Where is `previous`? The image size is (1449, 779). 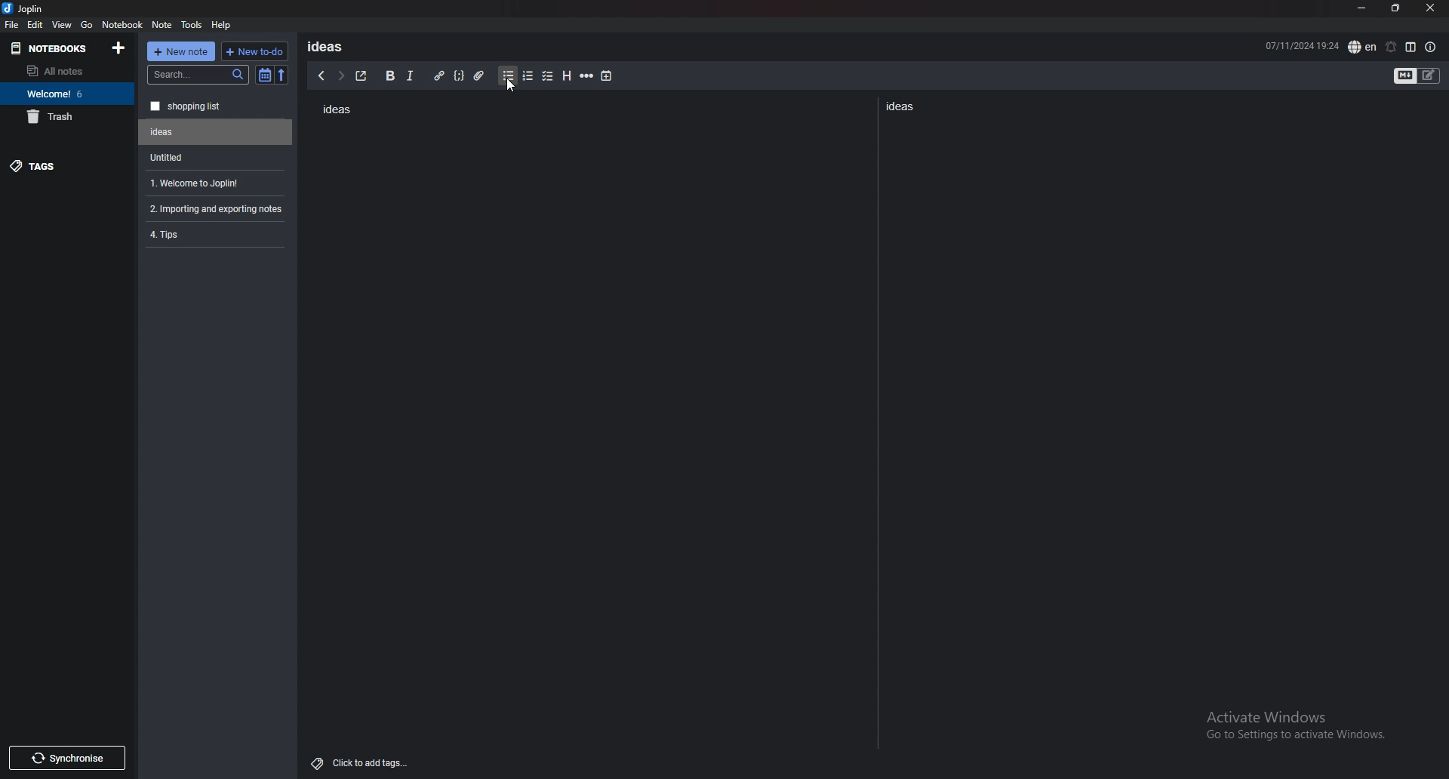 previous is located at coordinates (321, 75).